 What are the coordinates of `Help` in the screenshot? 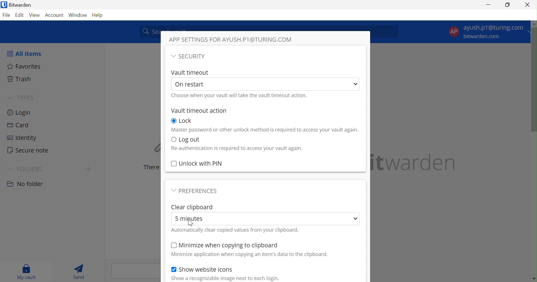 It's located at (98, 16).